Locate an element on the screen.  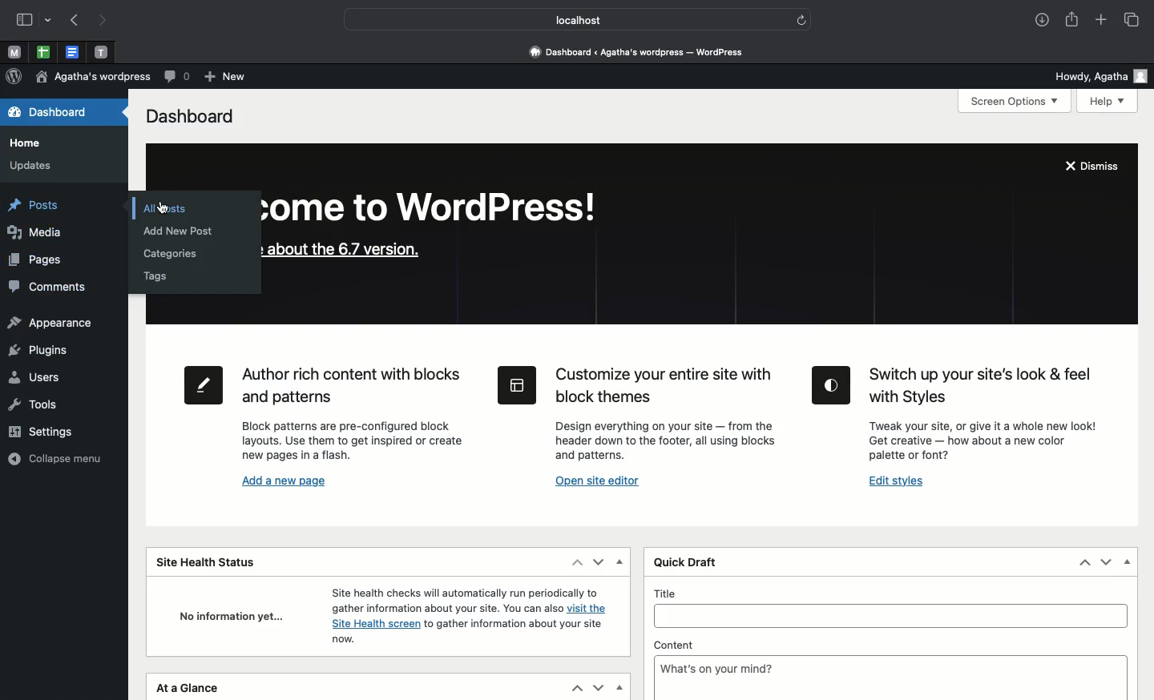
Customize your entire site with block themes Design everything on your site — from the header down to the footer, all using blocks and patterns. is located at coordinates (636, 411).